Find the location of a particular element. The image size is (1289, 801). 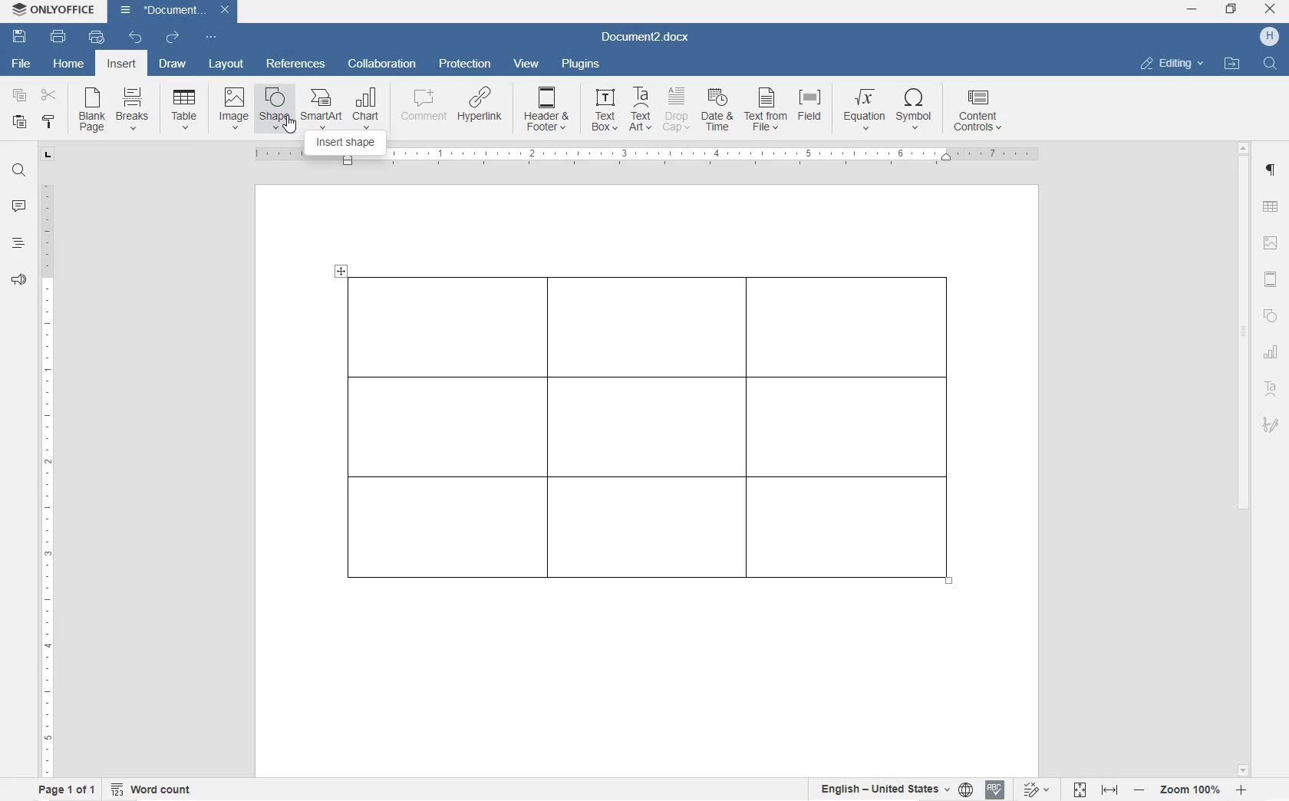

FIND is located at coordinates (1271, 63).